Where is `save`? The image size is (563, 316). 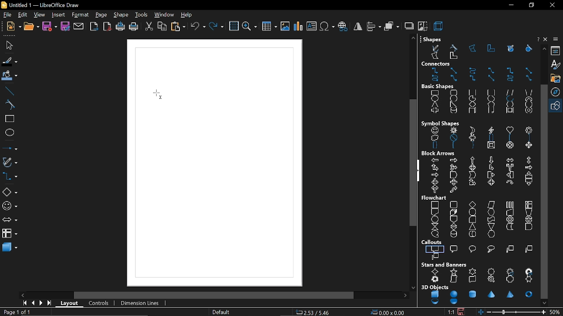
save is located at coordinates (462, 312).